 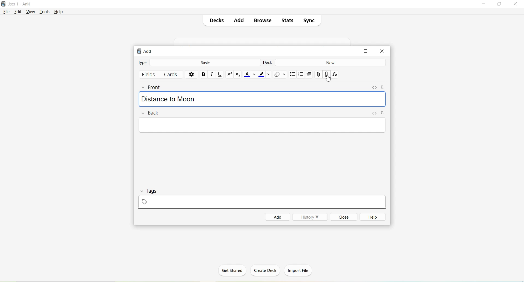 What do you see at coordinates (300, 271) in the screenshot?
I see `Import File` at bounding box center [300, 271].